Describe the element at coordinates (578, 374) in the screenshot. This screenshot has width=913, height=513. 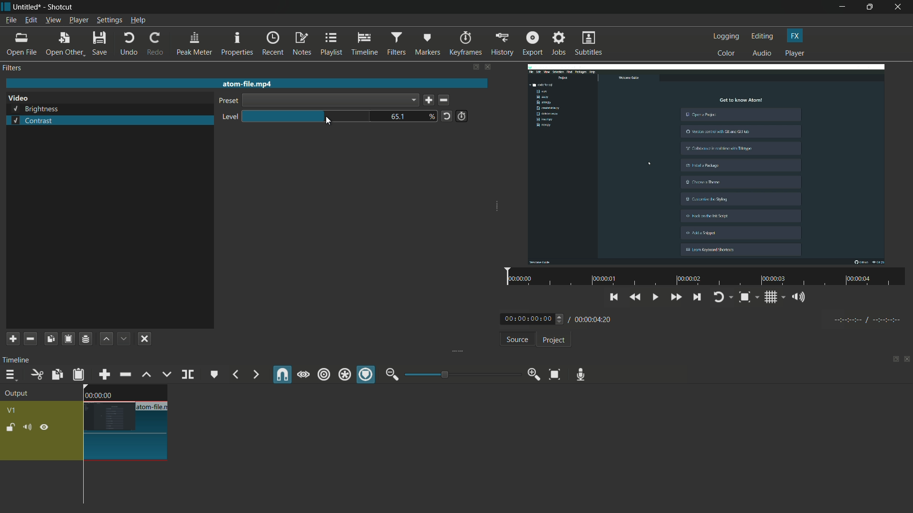
I see `record audio` at that location.